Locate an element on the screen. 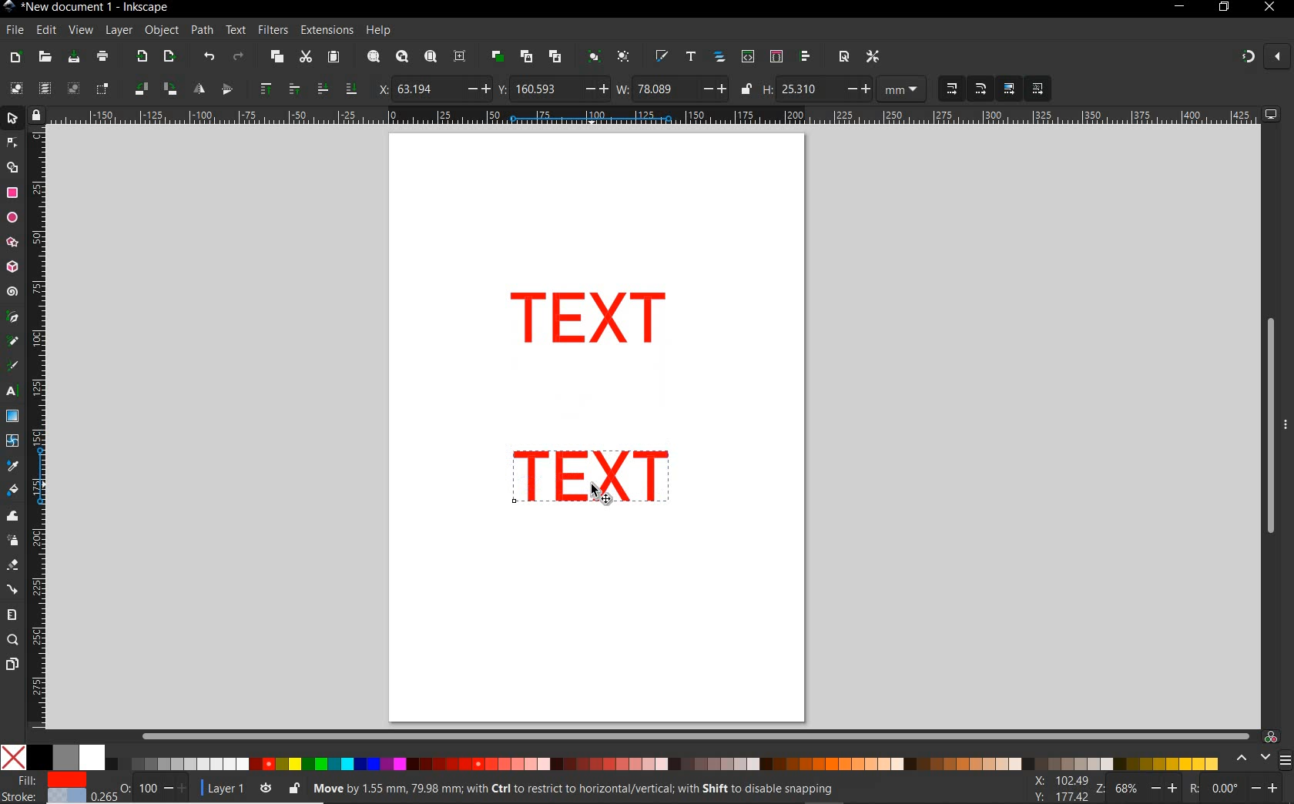 This screenshot has width=1294, height=804. zoom is located at coordinates (1134, 789).